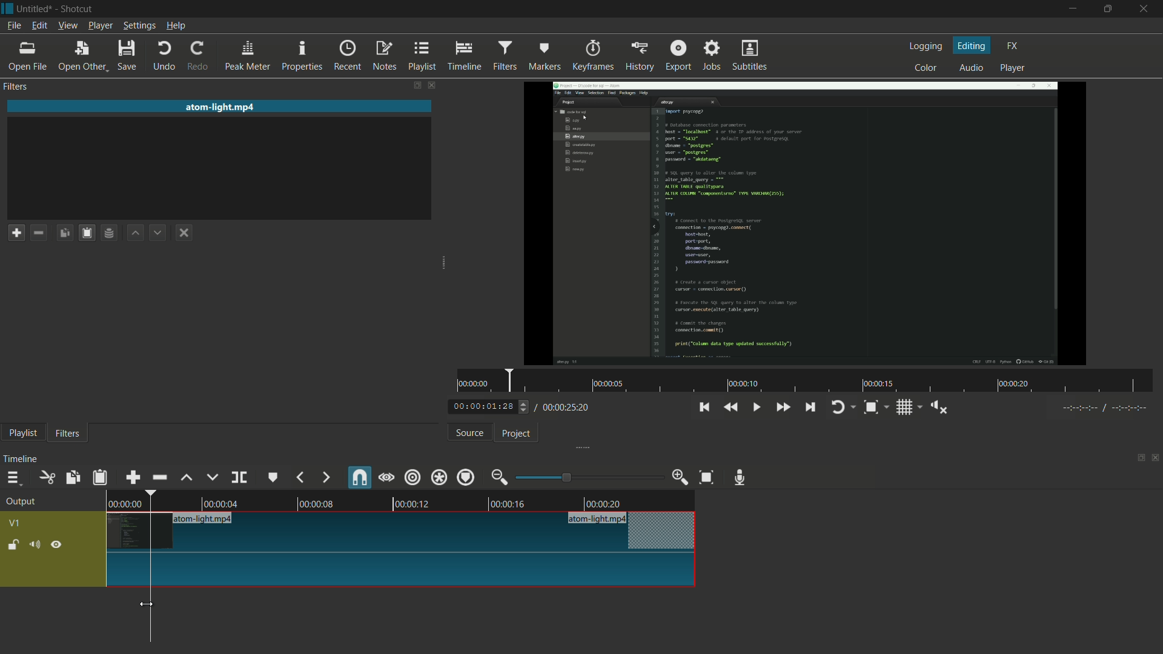  Describe the element at coordinates (159, 477) in the screenshot. I see `ripple delete` at that location.